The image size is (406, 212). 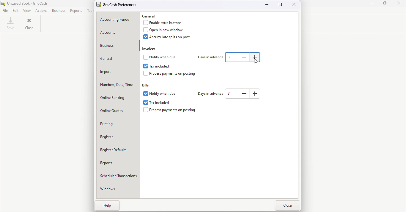 I want to click on General, so click(x=152, y=16).